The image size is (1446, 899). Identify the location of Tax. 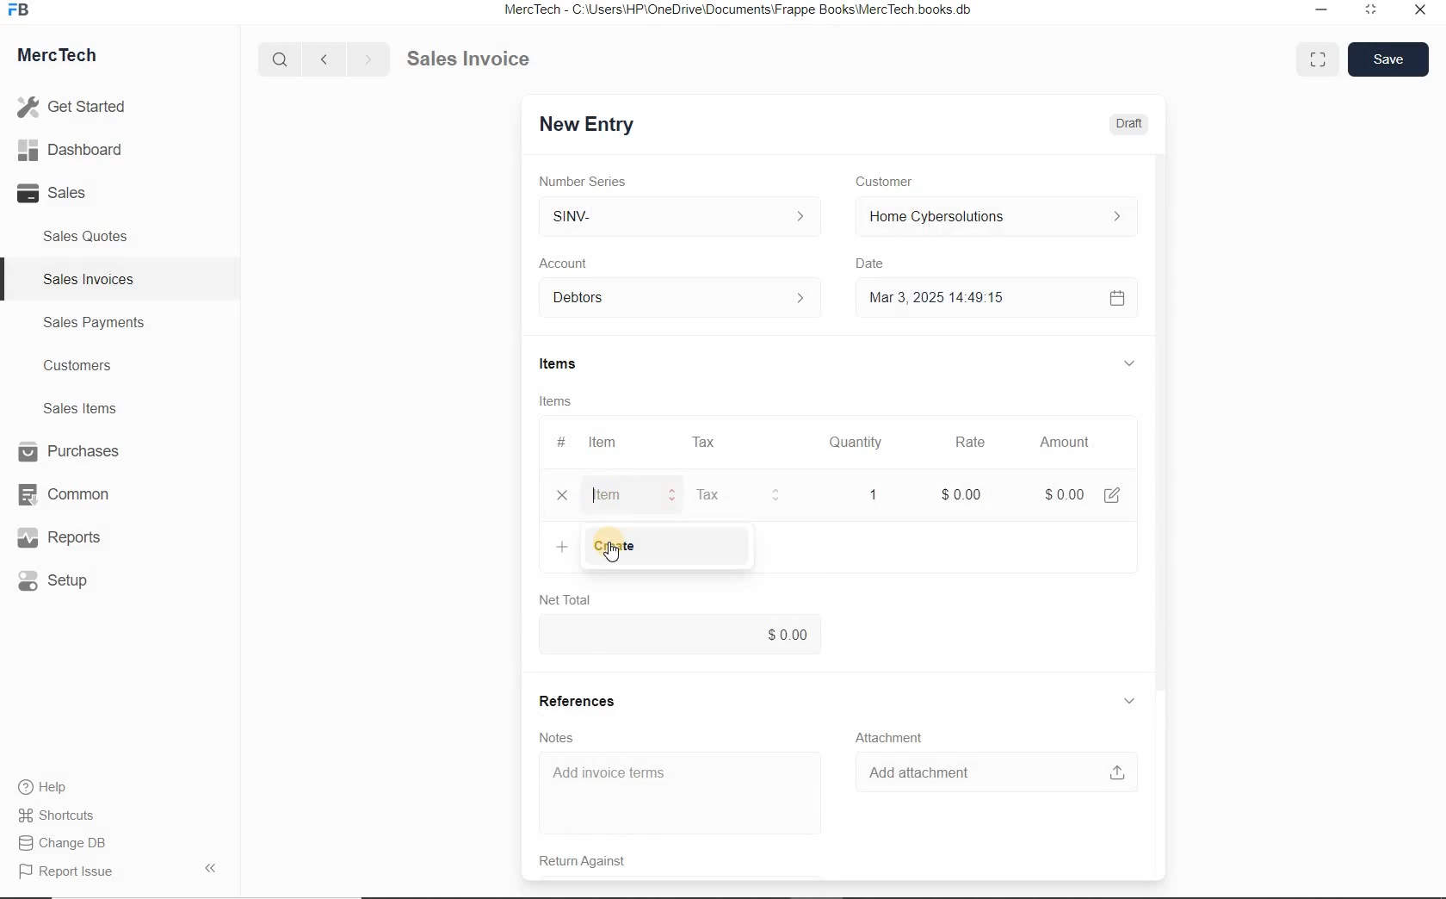
(739, 493).